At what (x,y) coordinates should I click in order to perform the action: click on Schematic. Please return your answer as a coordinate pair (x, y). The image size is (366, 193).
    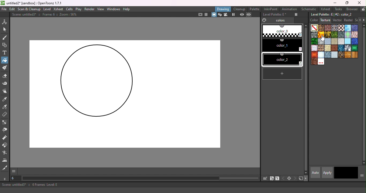
    Looking at the image, I should click on (308, 9).